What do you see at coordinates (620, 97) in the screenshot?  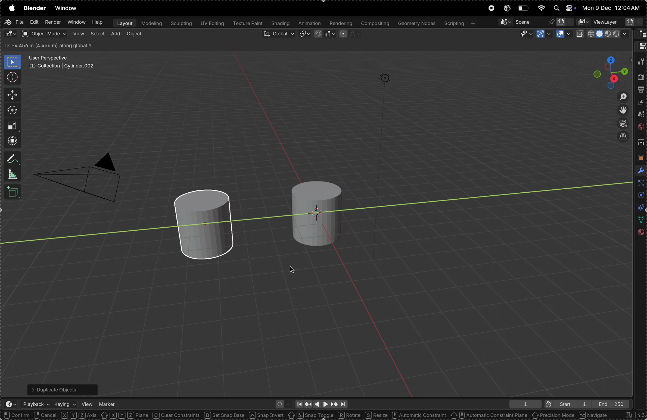 I see `zoom` at bounding box center [620, 97].